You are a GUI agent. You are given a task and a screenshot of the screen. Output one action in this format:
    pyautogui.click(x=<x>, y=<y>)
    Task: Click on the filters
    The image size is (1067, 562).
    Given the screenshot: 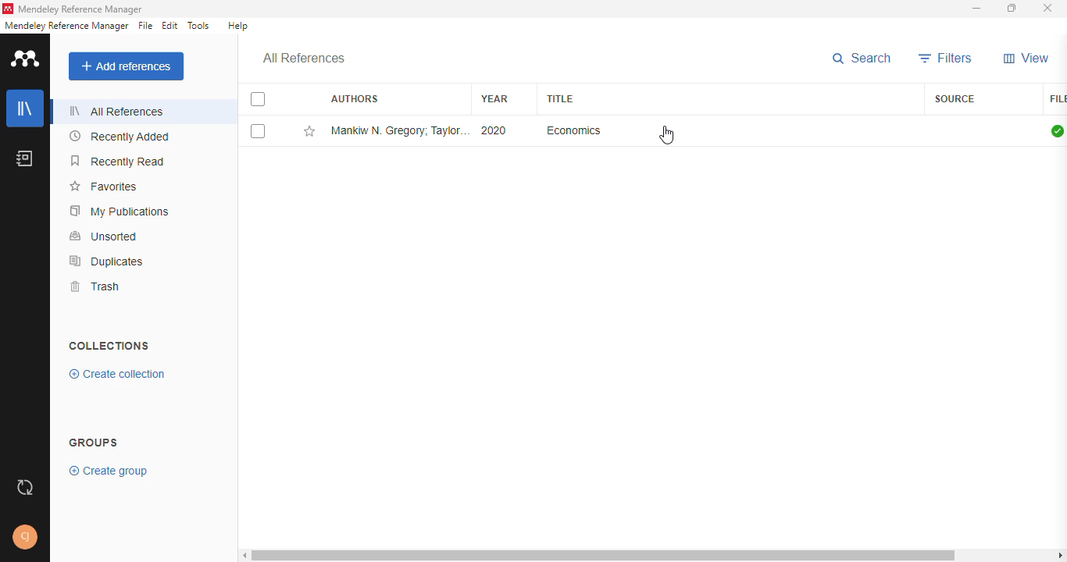 What is the action you would take?
    pyautogui.click(x=947, y=59)
    